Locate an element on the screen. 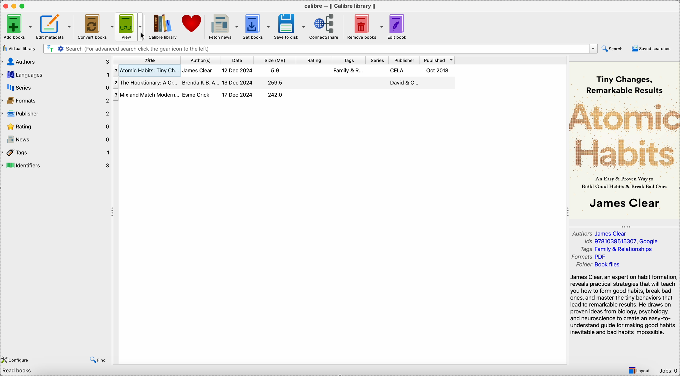 The height and width of the screenshot is (376, 680). calibre - || Calibre library || is located at coordinates (341, 5).